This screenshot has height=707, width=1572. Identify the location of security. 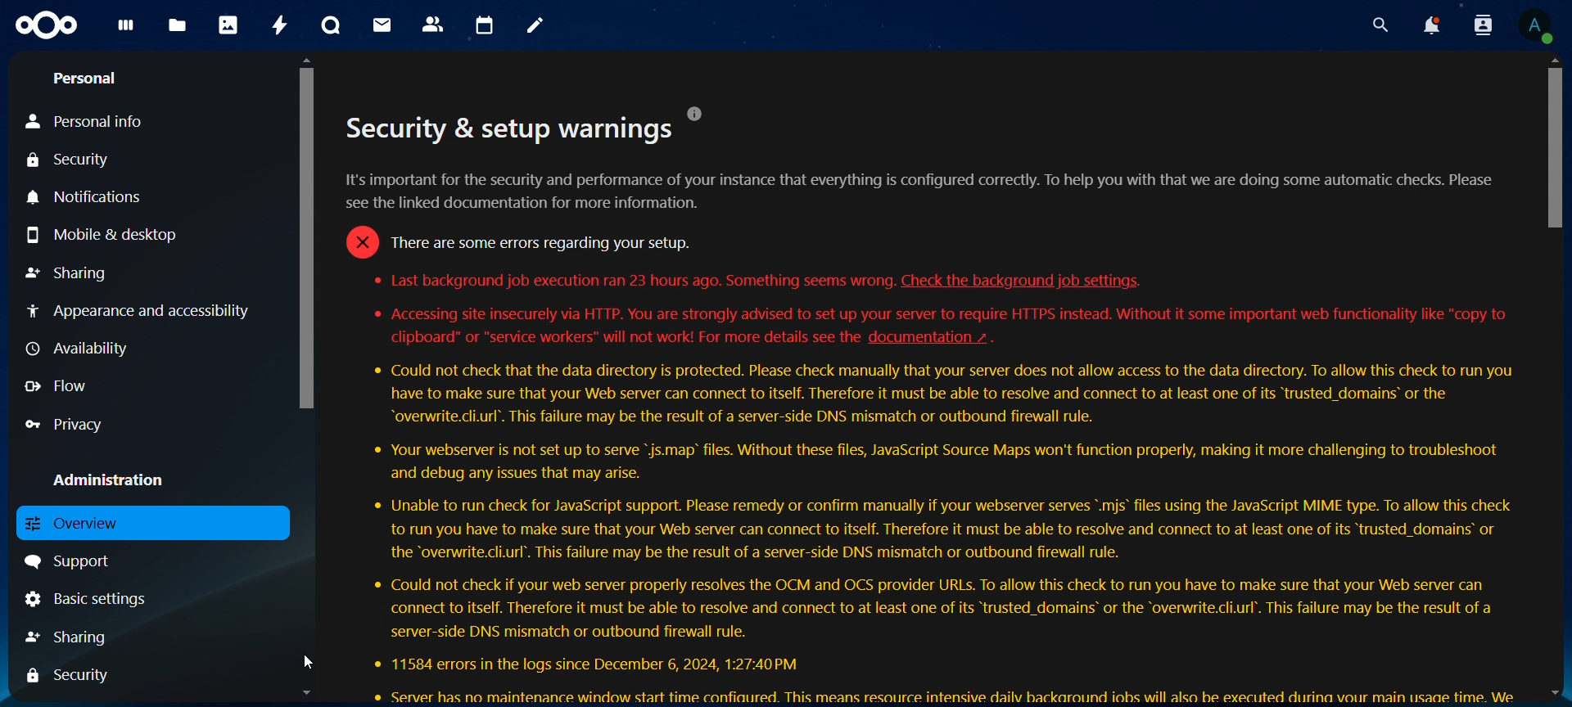
(65, 674).